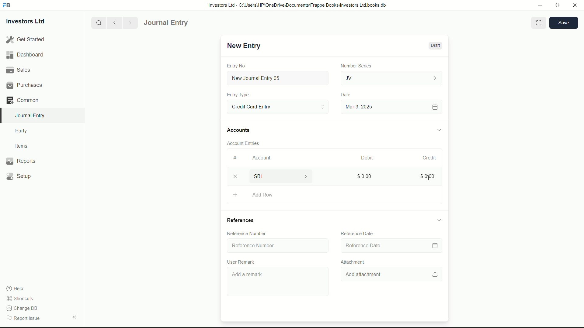 Image resolution: width=584 pixels, height=328 pixels. What do you see at coordinates (428, 179) in the screenshot?
I see `cursor` at bounding box center [428, 179].